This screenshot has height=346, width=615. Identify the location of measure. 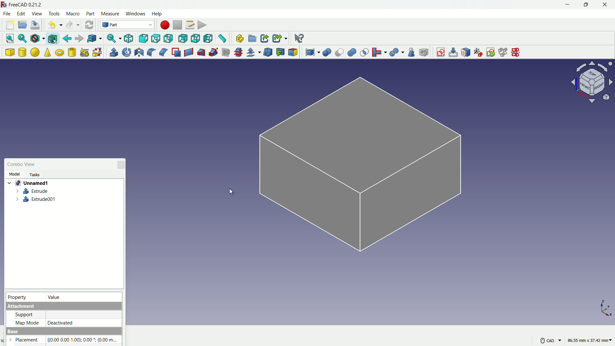
(110, 13).